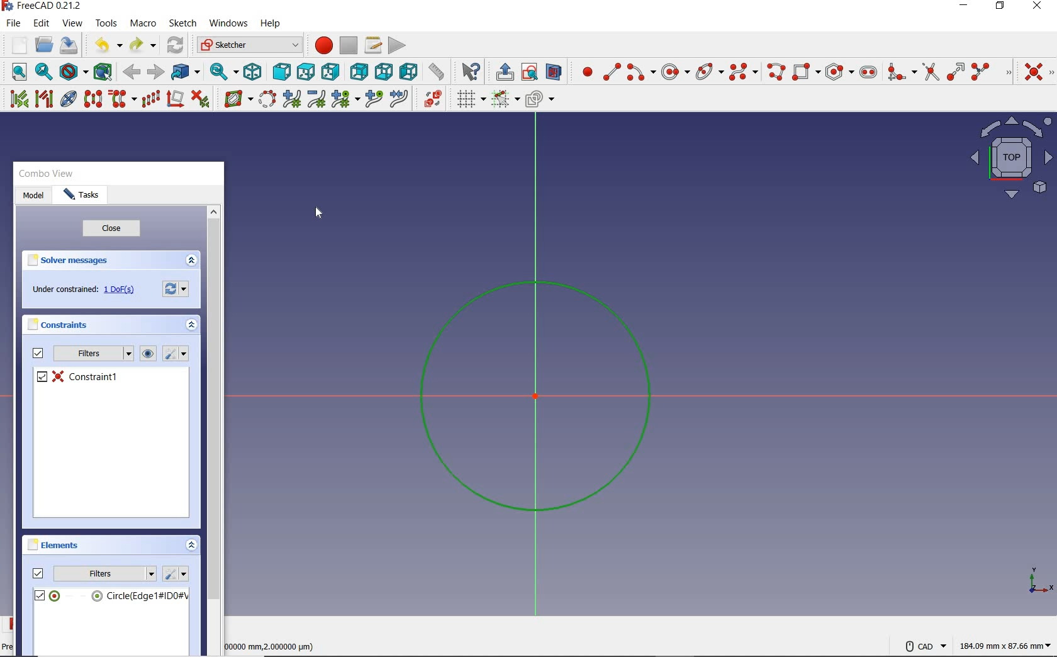 The width and height of the screenshot is (1057, 657). Describe the element at coordinates (869, 72) in the screenshot. I see `create slot` at that location.